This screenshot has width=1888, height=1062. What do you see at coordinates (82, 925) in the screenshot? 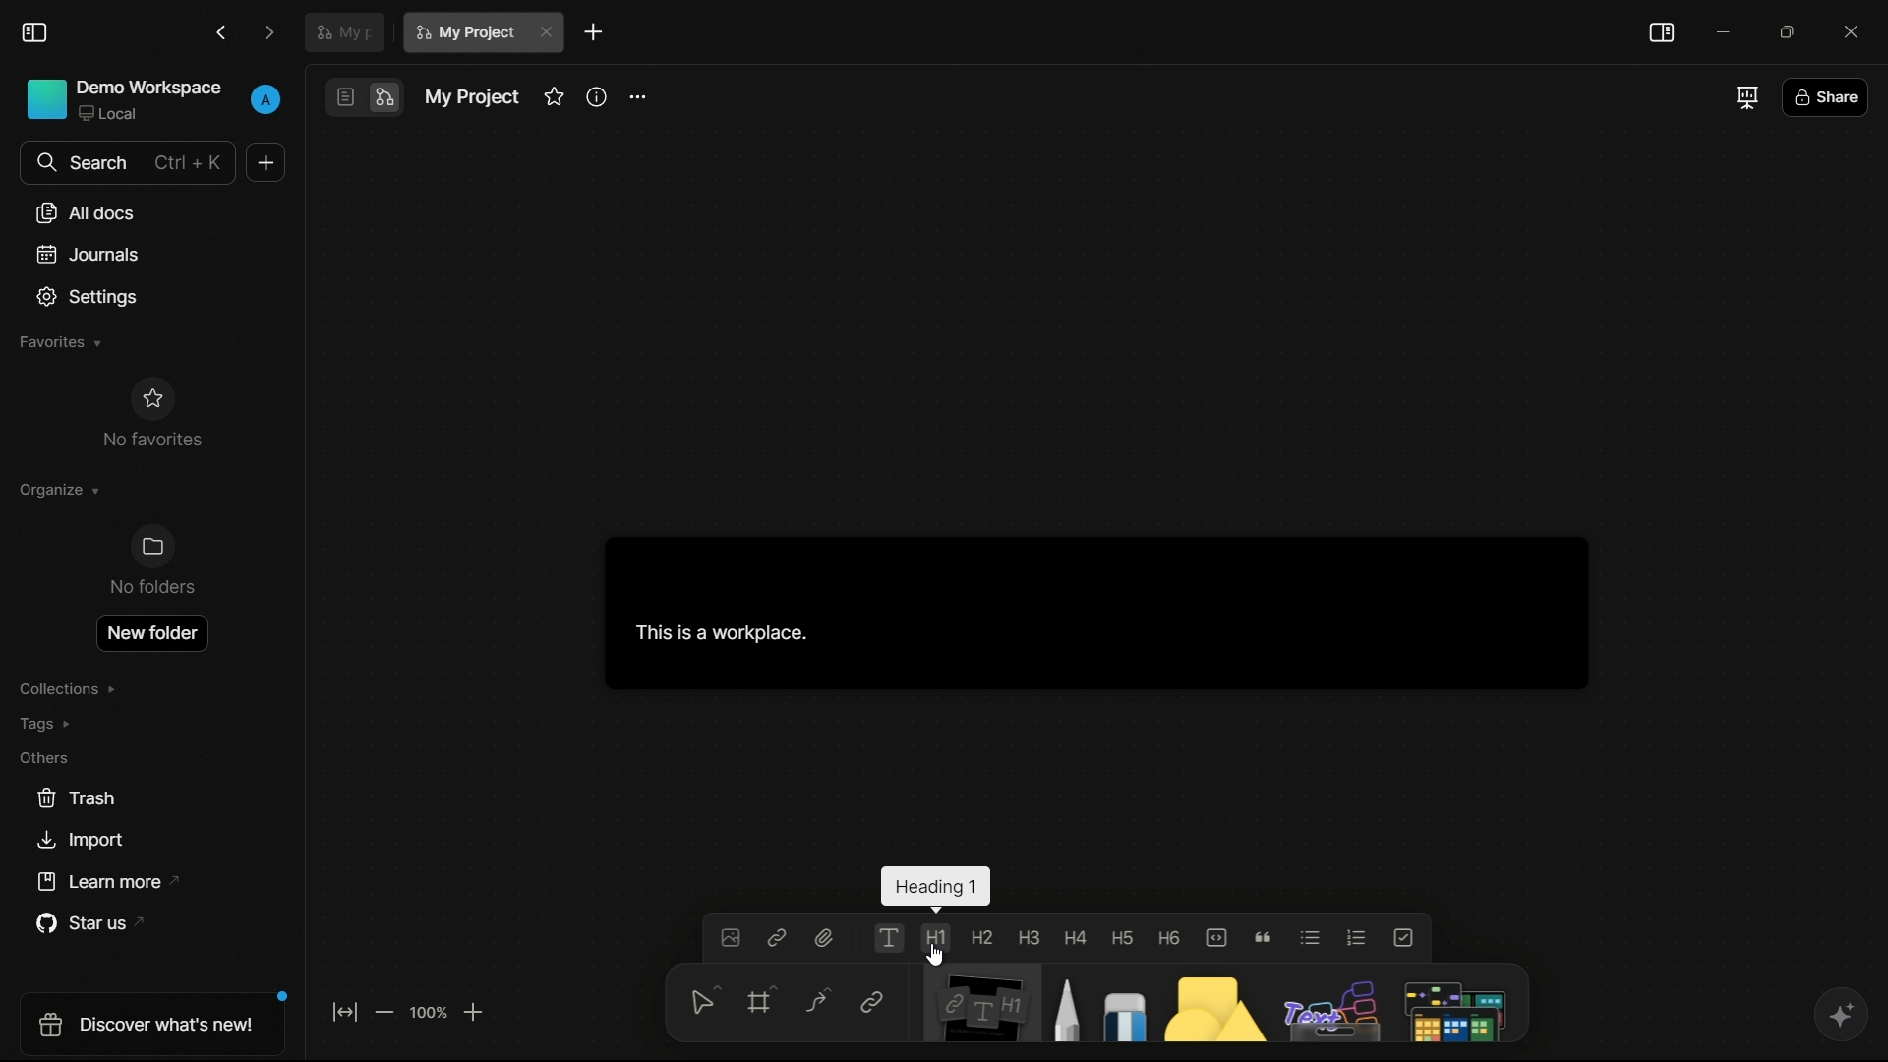
I see `star us` at bounding box center [82, 925].